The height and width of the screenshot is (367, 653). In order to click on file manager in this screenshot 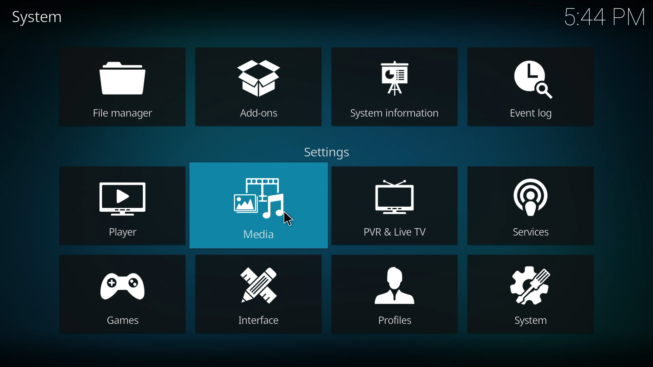, I will do `click(127, 78)`.